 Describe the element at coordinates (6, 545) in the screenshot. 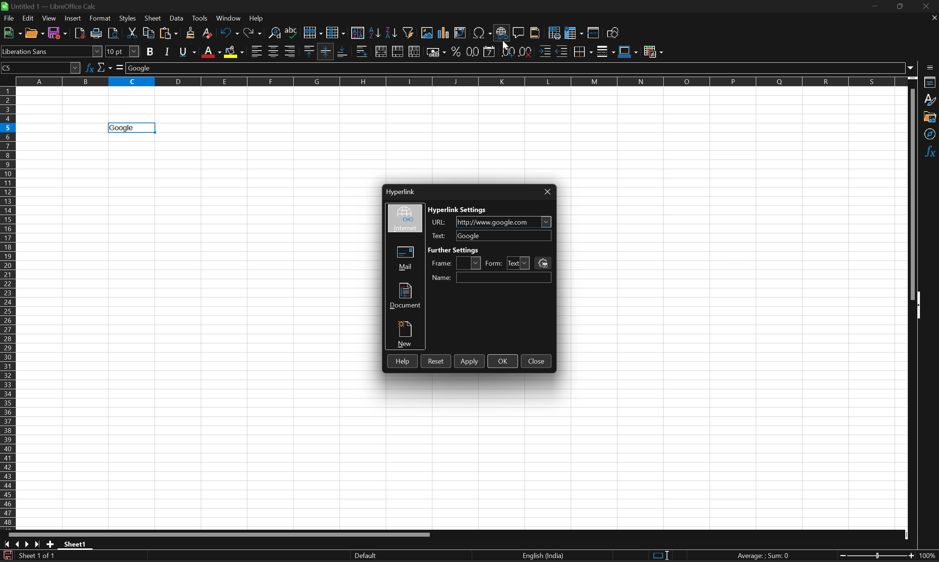

I see `Scroll to first sheet` at that location.